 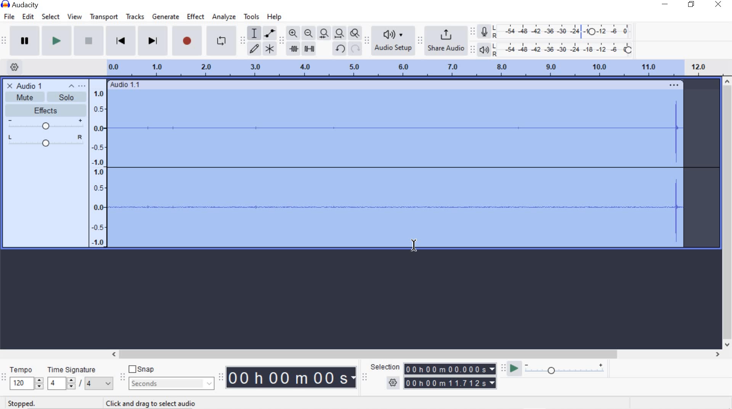 What do you see at coordinates (186, 43) in the screenshot?
I see `Record` at bounding box center [186, 43].